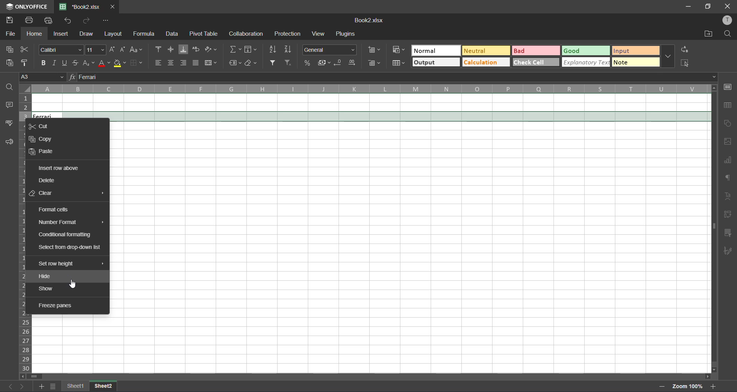  What do you see at coordinates (54, 386) in the screenshot?
I see `sheet list` at bounding box center [54, 386].